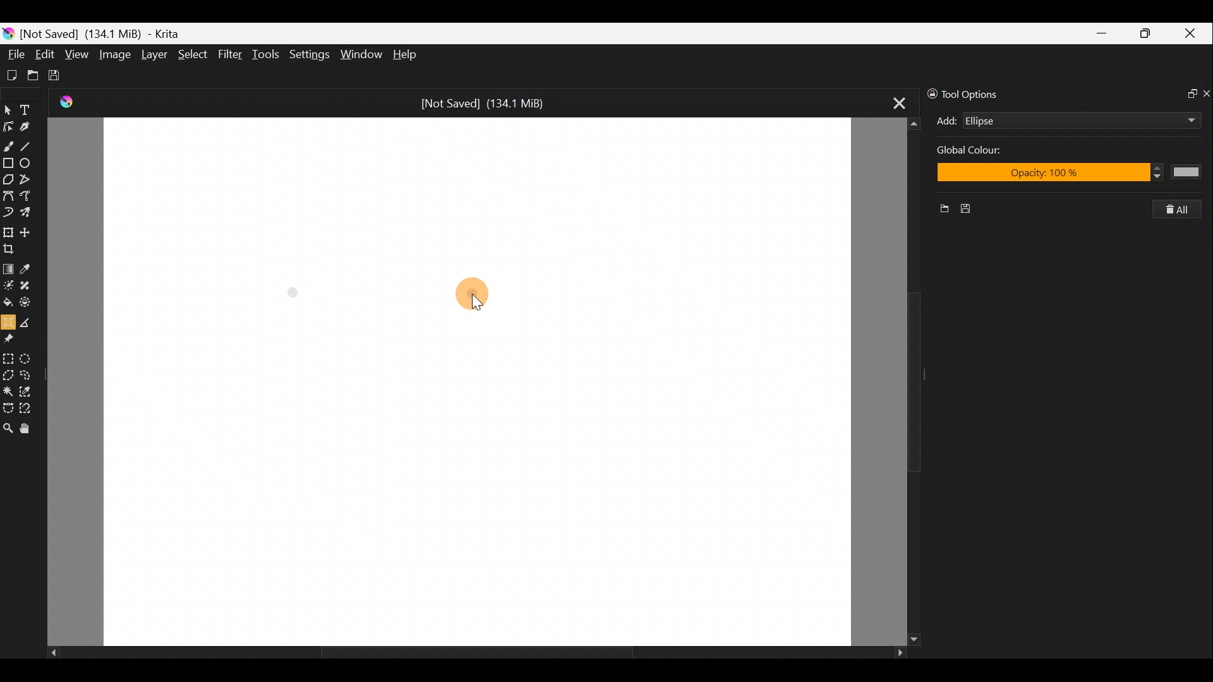 Image resolution: width=1213 pixels, height=682 pixels. I want to click on Close docker, so click(1205, 93).